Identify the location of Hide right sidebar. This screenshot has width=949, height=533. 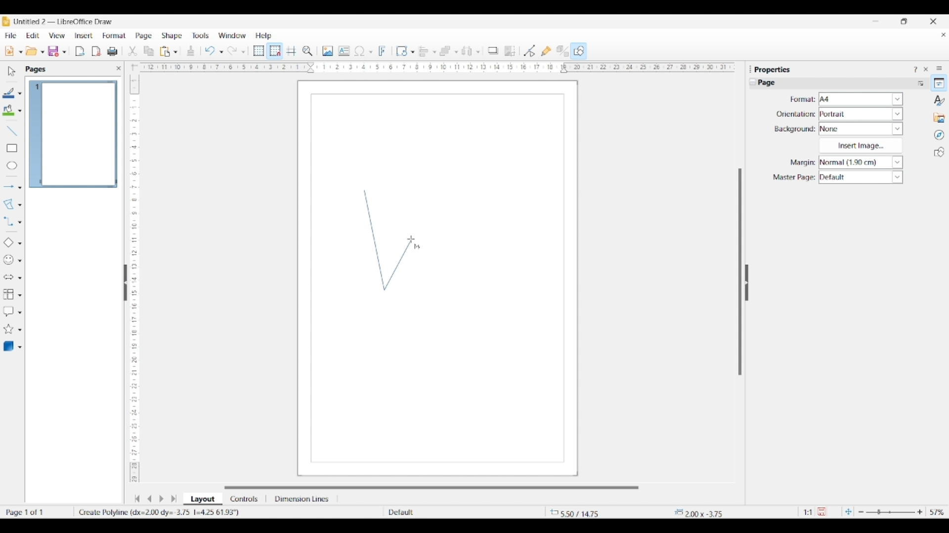
(746, 283).